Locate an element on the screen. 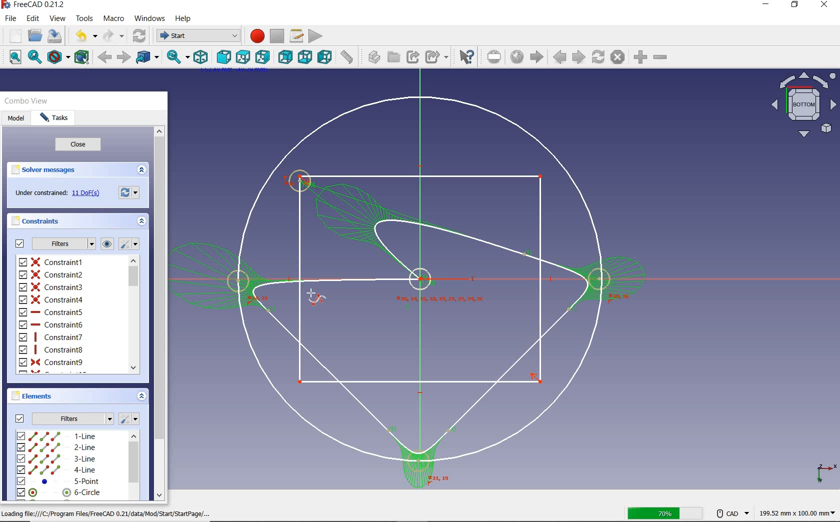 The height and width of the screenshot is (522, 840). next page is located at coordinates (578, 57).